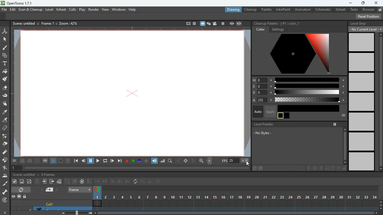 The height and width of the screenshot is (215, 383). I want to click on paint, so click(4, 48).